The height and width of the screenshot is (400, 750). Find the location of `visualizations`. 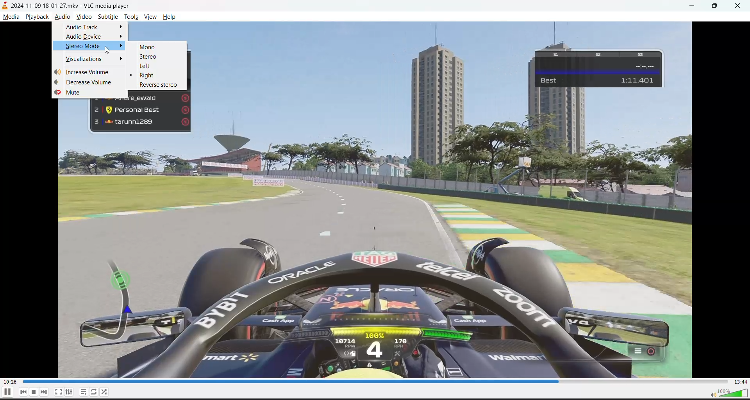

visualizations is located at coordinates (96, 59).